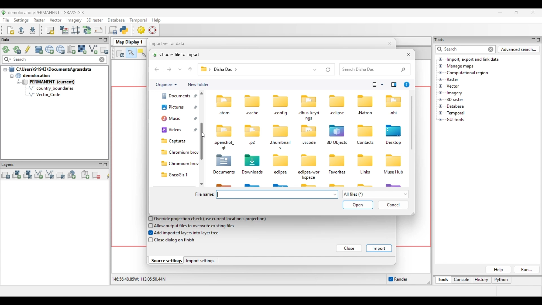 Image resolution: width=542 pixels, height=305 pixels. I want to click on Minimize Layers panel, so click(100, 165).